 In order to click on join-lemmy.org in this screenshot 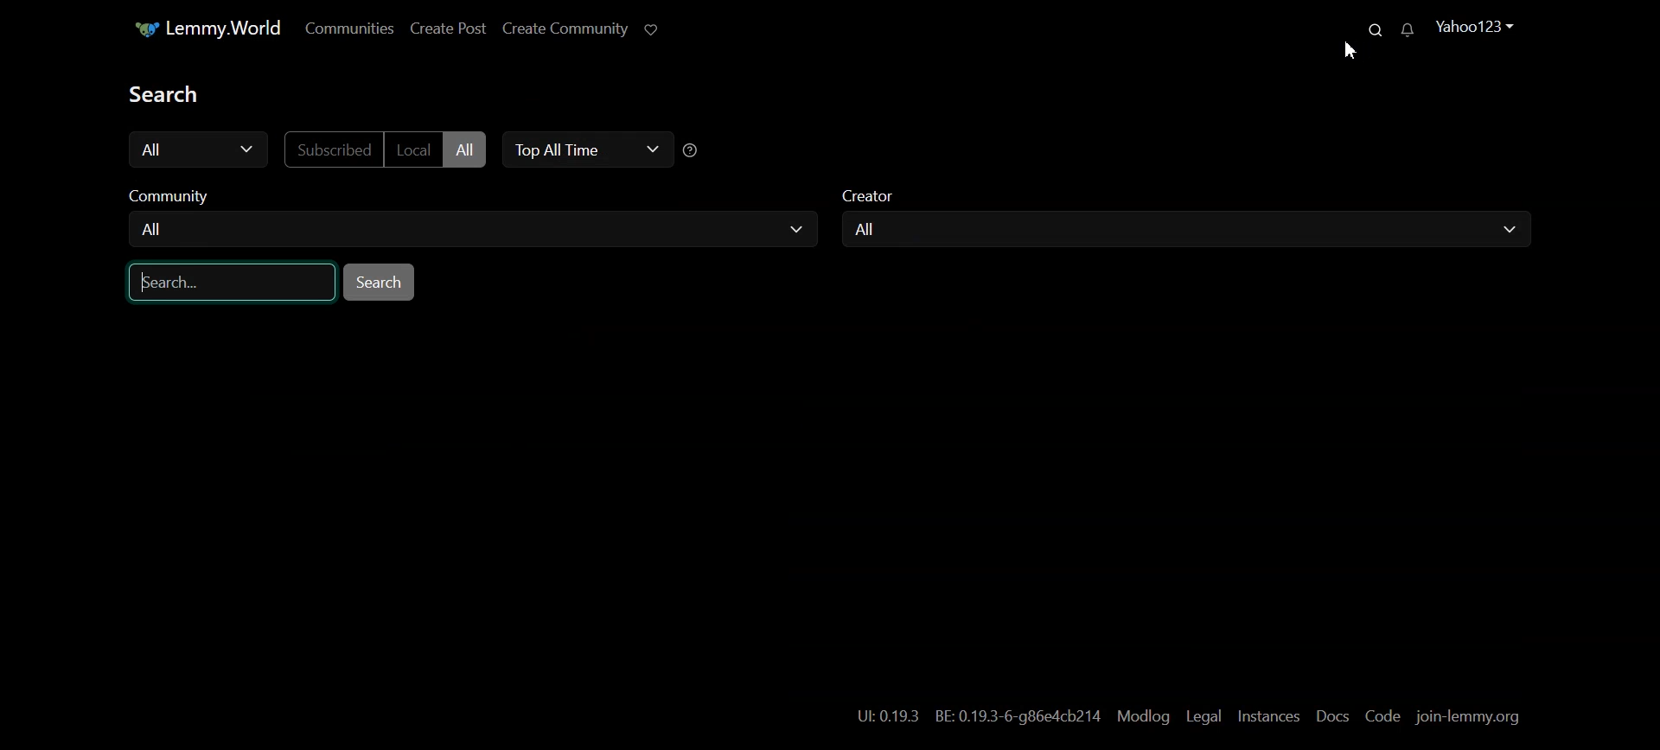, I will do `click(1472, 716)`.